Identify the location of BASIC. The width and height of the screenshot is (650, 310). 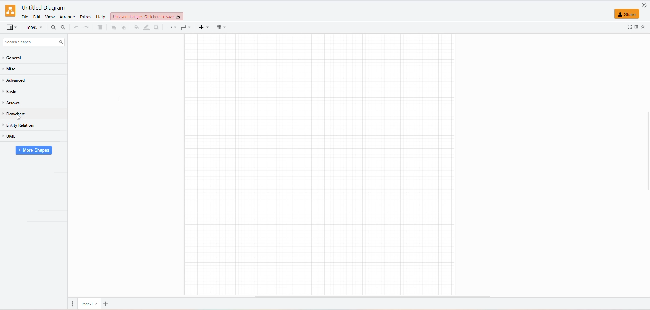
(10, 92).